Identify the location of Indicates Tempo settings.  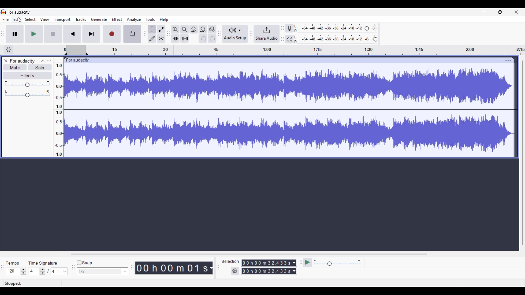
(13, 263).